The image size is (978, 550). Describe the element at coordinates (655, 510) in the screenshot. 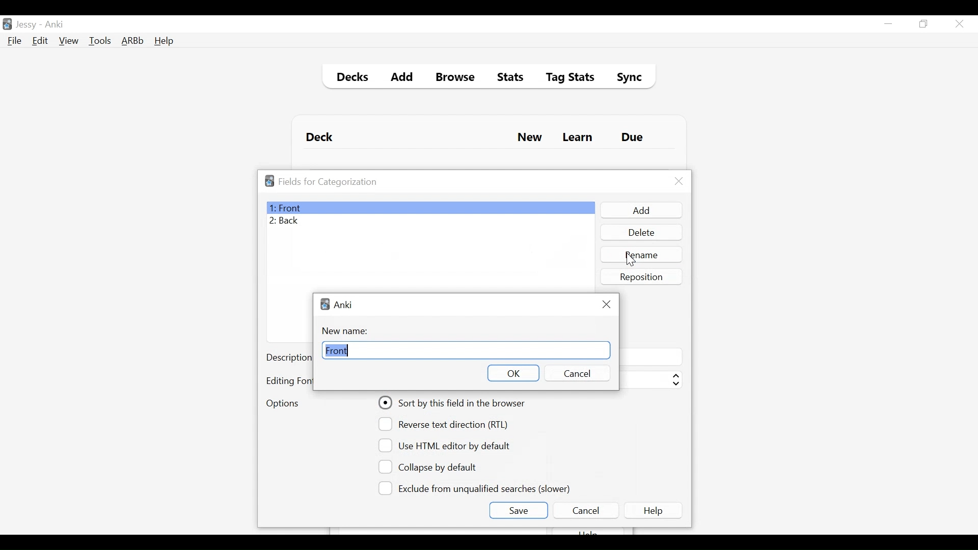

I see `Help` at that location.